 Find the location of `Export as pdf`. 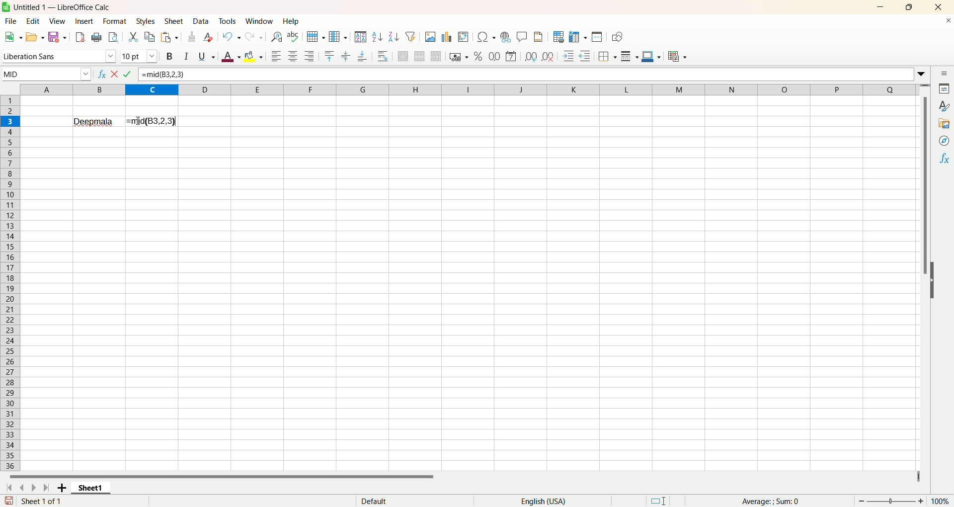

Export as pdf is located at coordinates (80, 37).